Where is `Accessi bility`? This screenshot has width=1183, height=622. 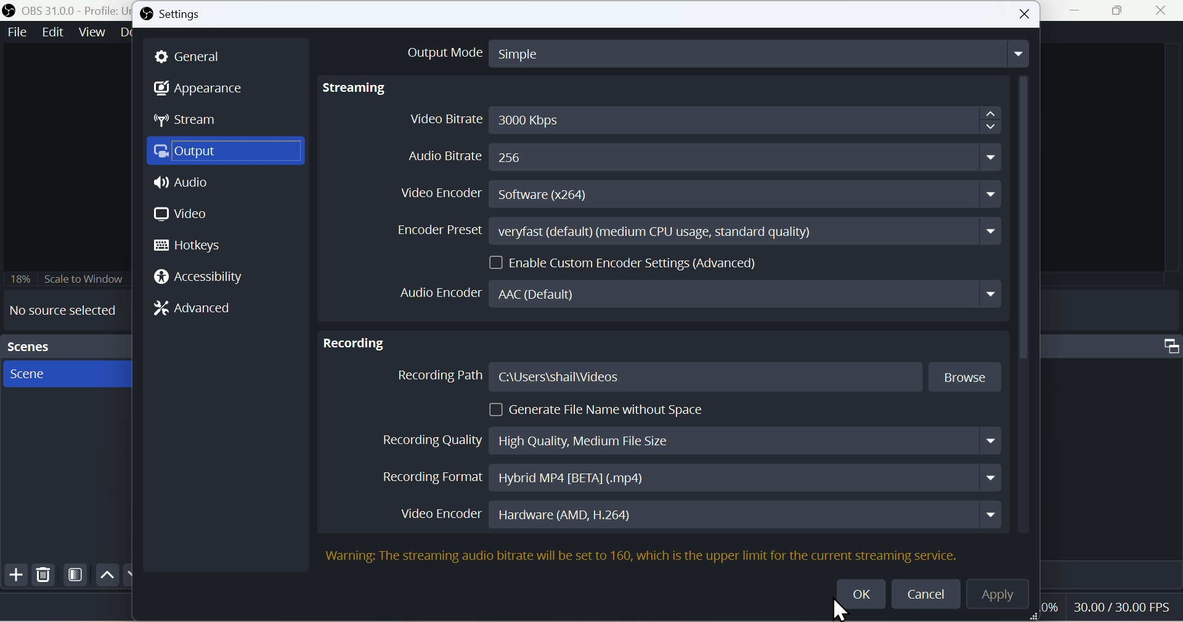 Accessi bility is located at coordinates (206, 280).